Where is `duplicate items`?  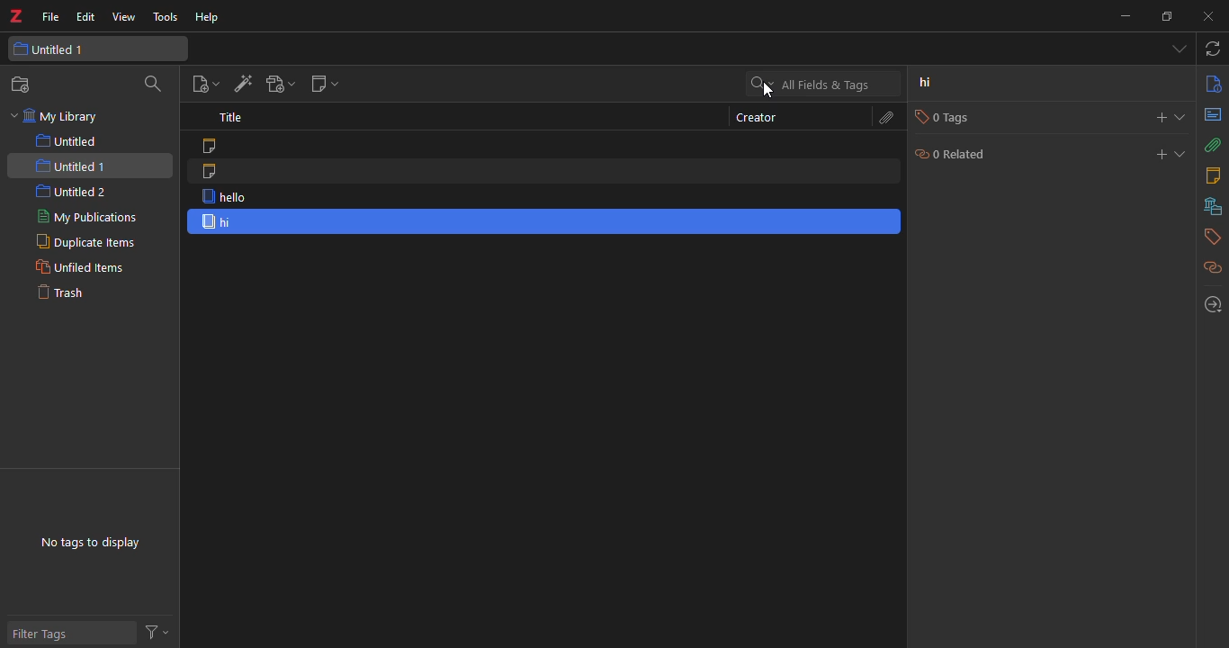 duplicate items is located at coordinates (87, 242).